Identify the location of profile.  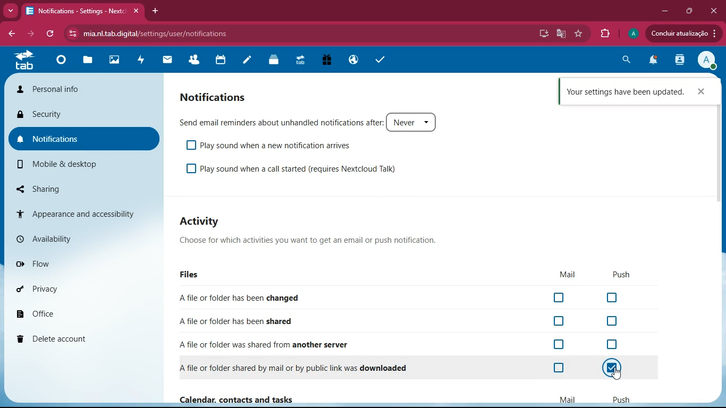
(706, 61).